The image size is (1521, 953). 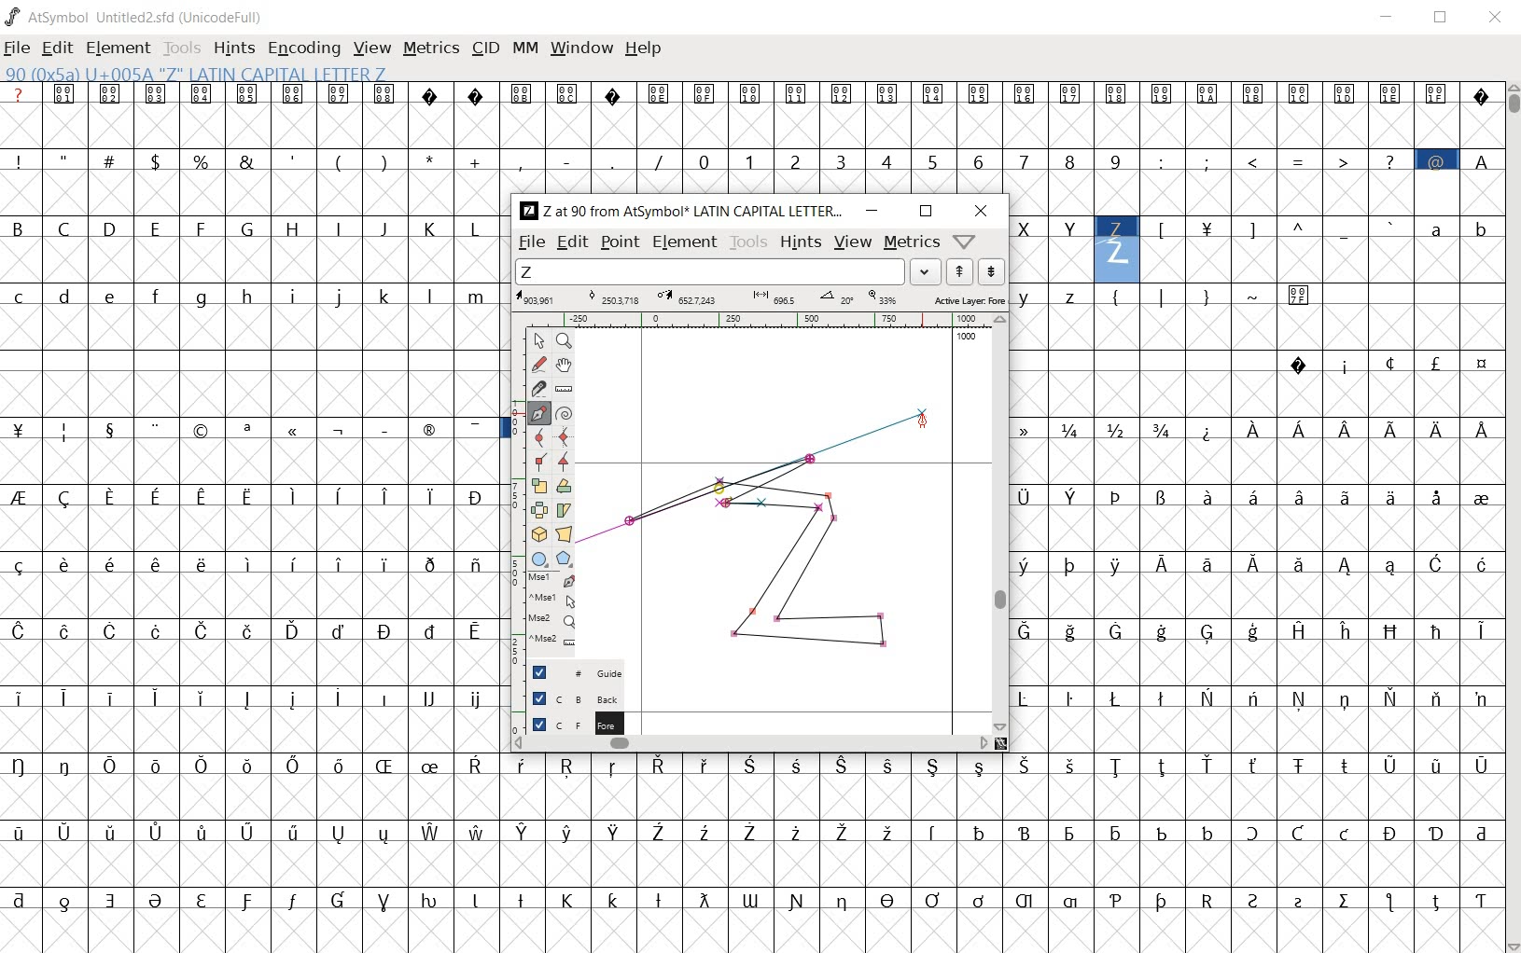 What do you see at coordinates (542, 615) in the screenshot?
I see `mse1 mse1 mse2 mse2` at bounding box center [542, 615].